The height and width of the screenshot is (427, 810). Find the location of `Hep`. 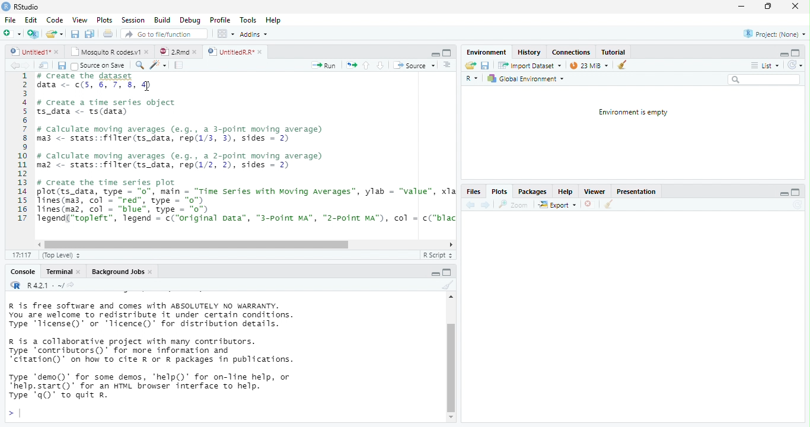

Hep is located at coordinates (273, 20).